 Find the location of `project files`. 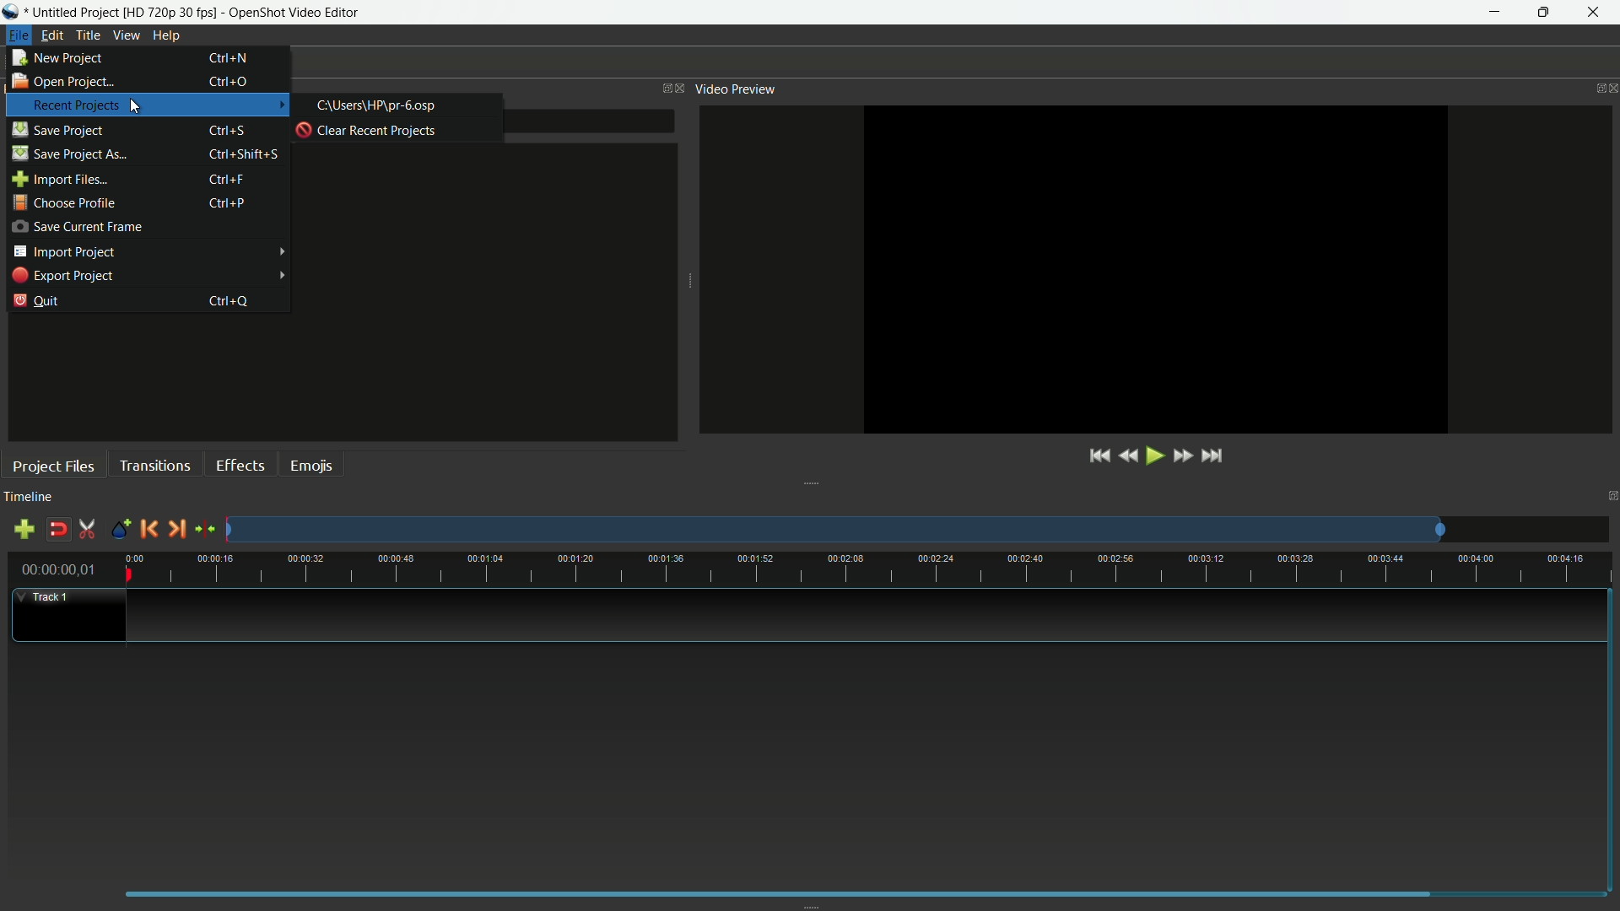

project files is located at coordinates (53, 466).